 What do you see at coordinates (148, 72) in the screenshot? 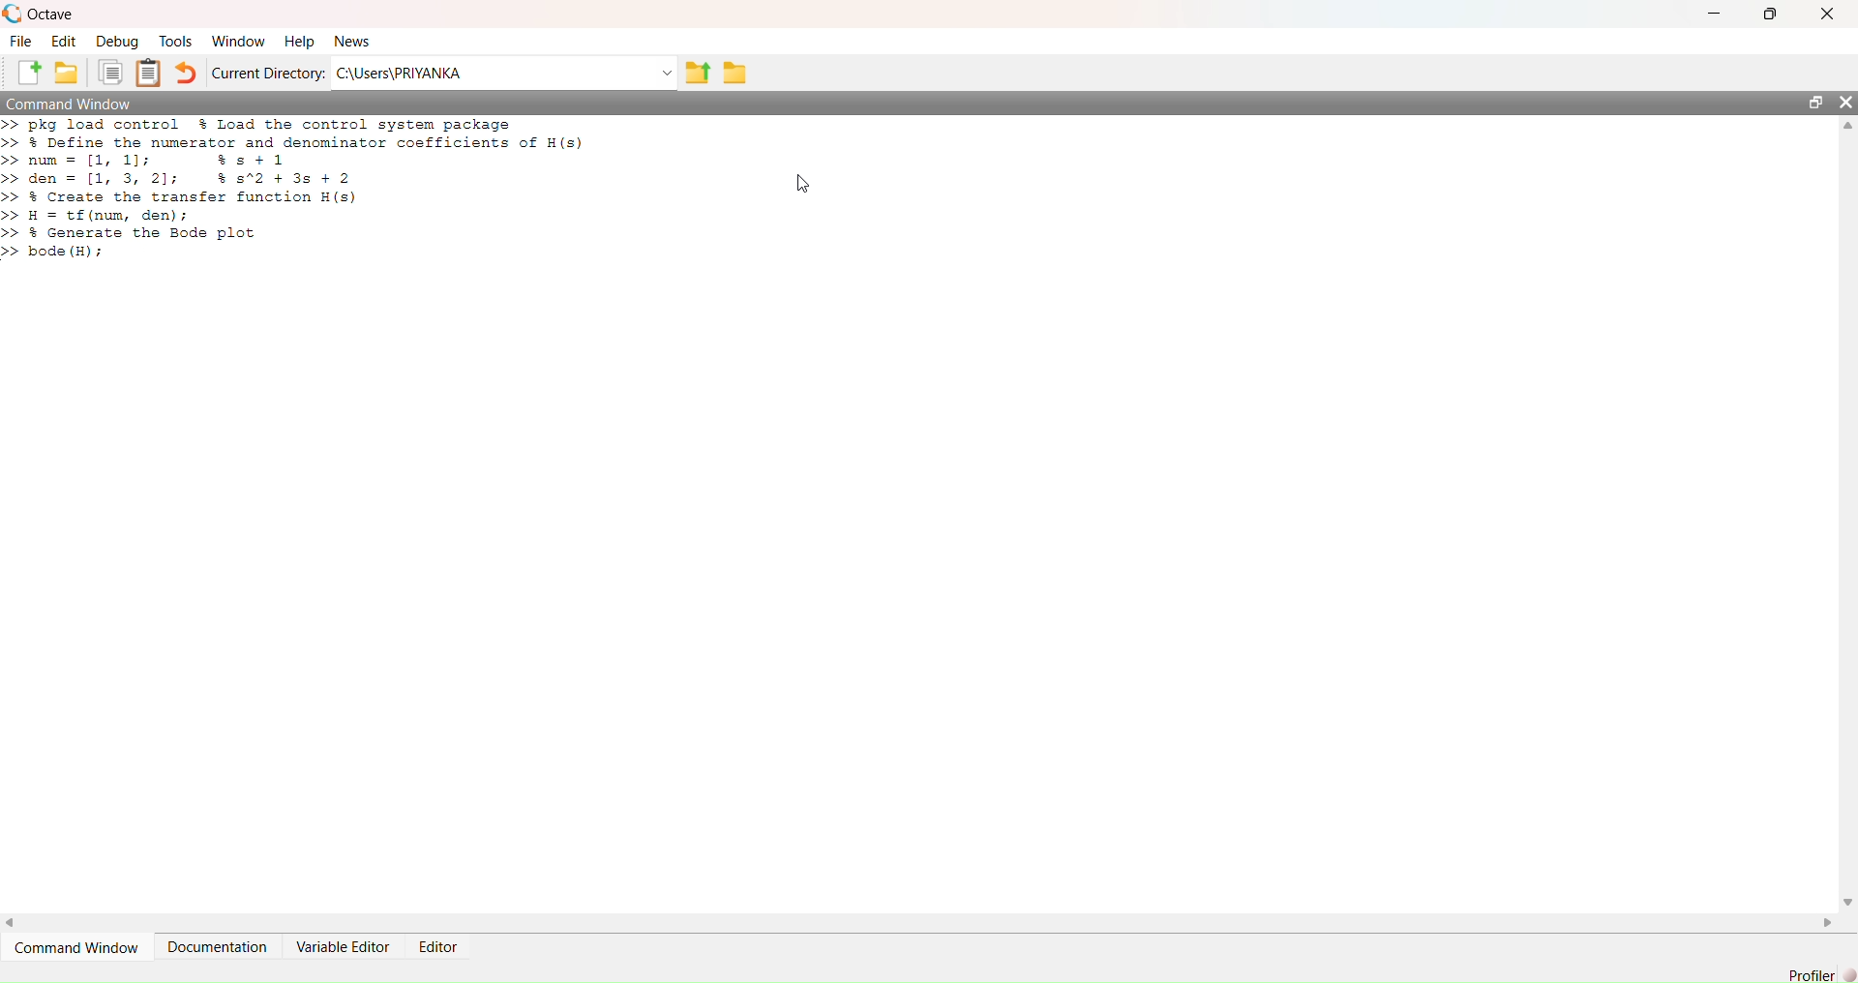
I see `Paste` at bounding box center [148, 72].